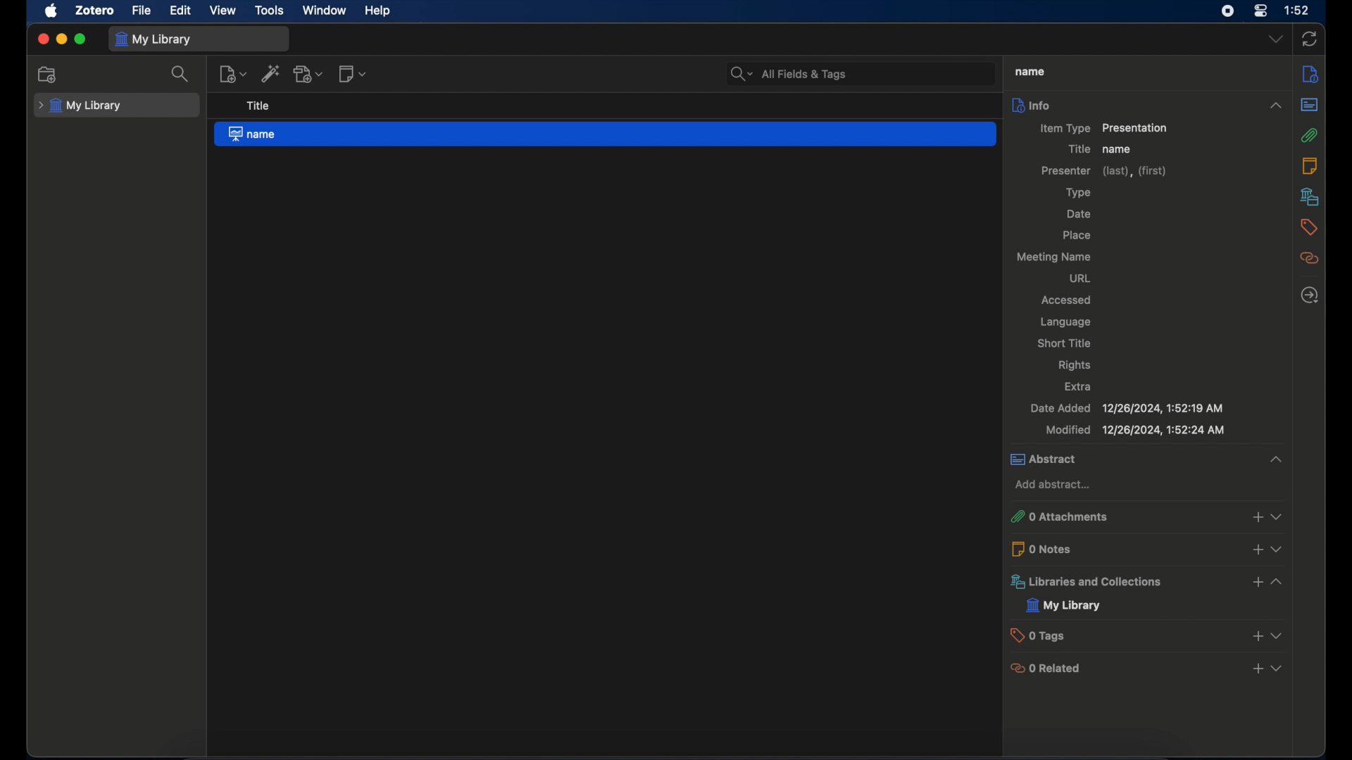  What do you see at coordinates (354, 75) in the screenshot?
I see `new note` at bounding box center [354, 75].